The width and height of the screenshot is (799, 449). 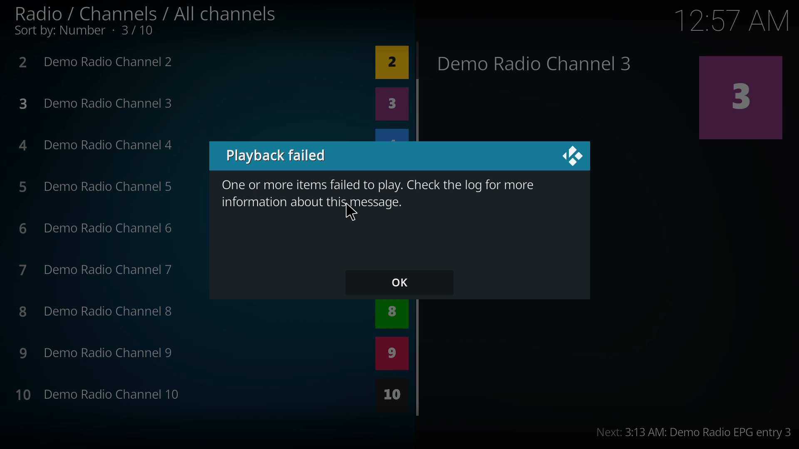 I want to click on 6 Demo Radio Channel 6, so click(x=100, y=230).